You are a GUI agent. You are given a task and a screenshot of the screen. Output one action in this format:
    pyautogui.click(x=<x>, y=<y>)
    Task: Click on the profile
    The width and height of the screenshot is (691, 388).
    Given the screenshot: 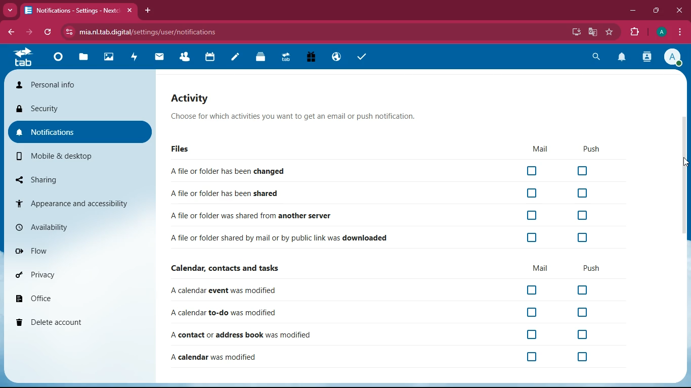 What is the action you would take?
    pyautogui.click(x=673, y=58)
    